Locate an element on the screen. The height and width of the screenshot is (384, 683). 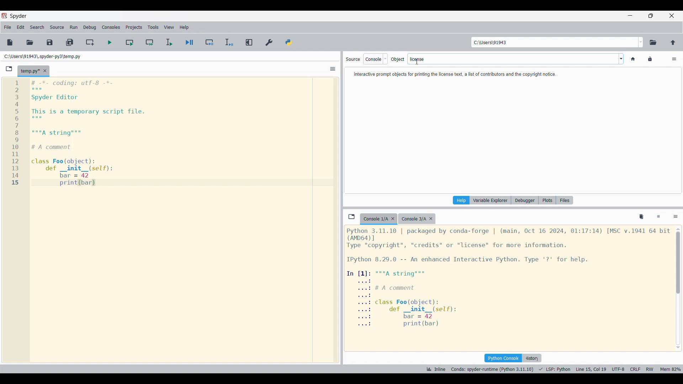
Open file is located at coordinates (30, 42).